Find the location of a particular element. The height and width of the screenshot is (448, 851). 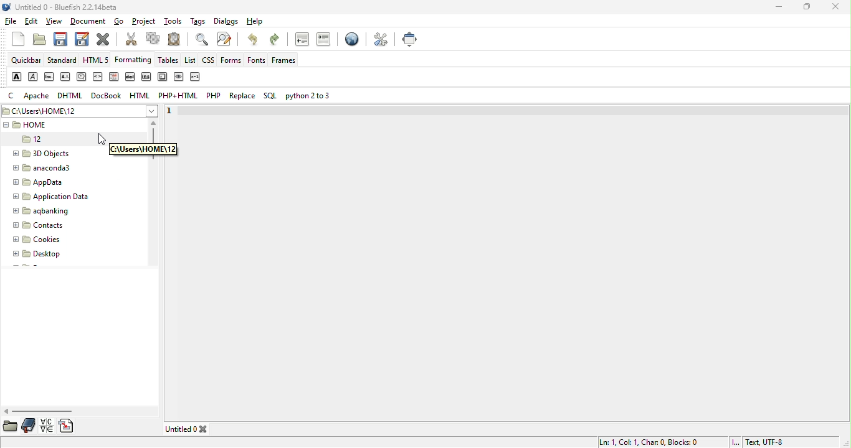

dialogs is located at coordinates (226, 22).